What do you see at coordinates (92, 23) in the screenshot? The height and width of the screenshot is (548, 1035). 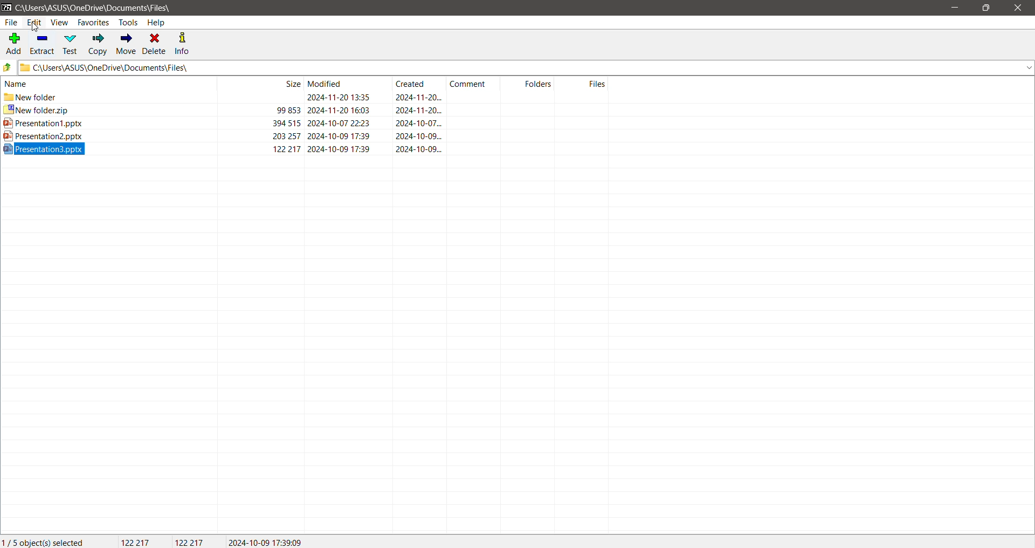 I see `Favorites` at bounding box center [92, 23].